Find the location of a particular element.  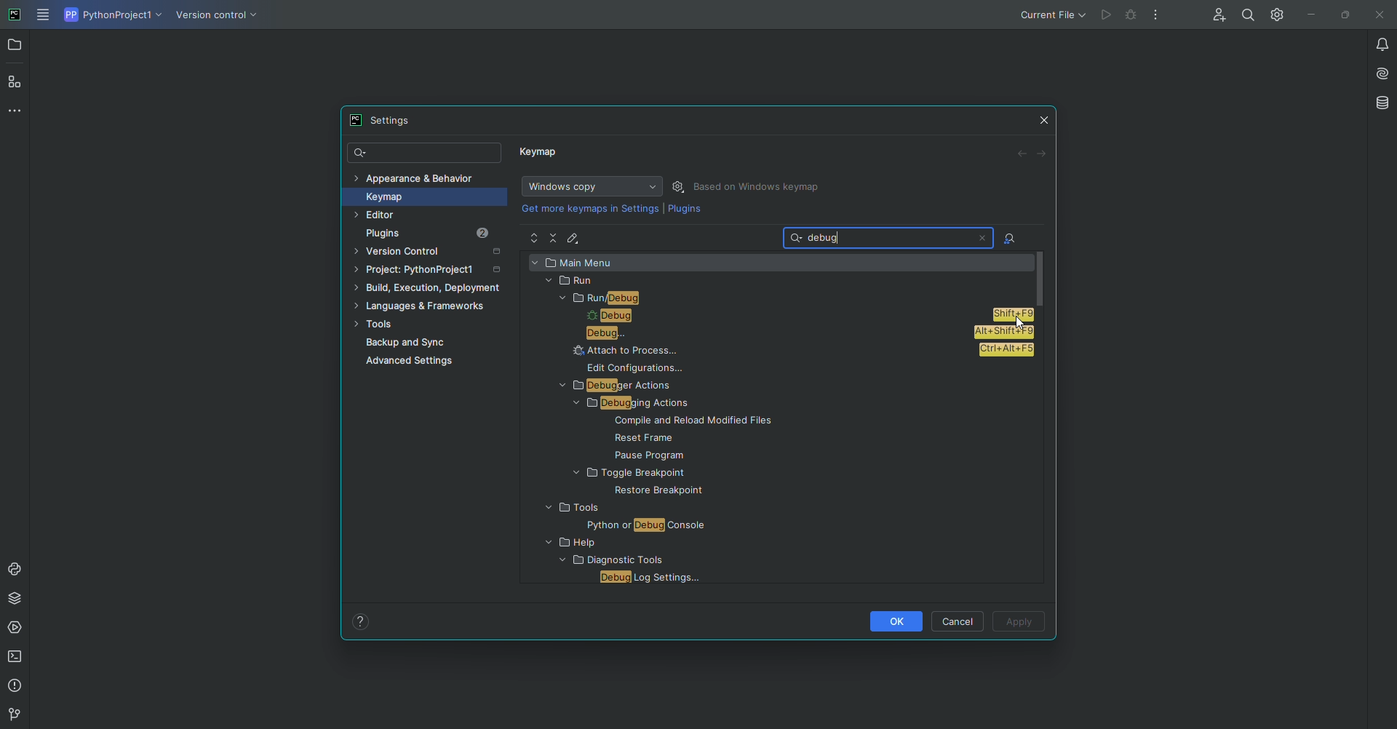

FOLDER NAME is located at coordinates (672, 474).